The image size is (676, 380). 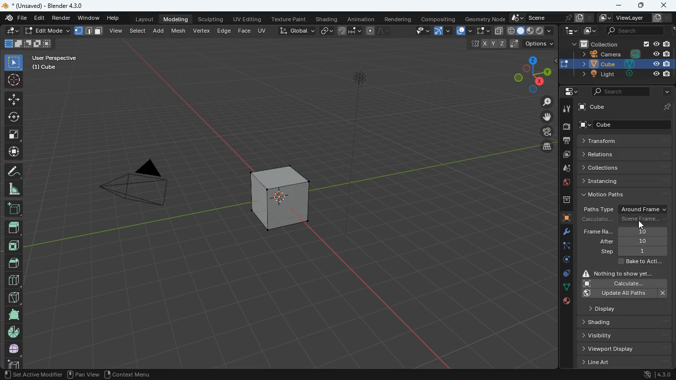 What do you see at coordinates (224, 30) in the screenshot?
I see `edge` at bounding box center [224, 30].